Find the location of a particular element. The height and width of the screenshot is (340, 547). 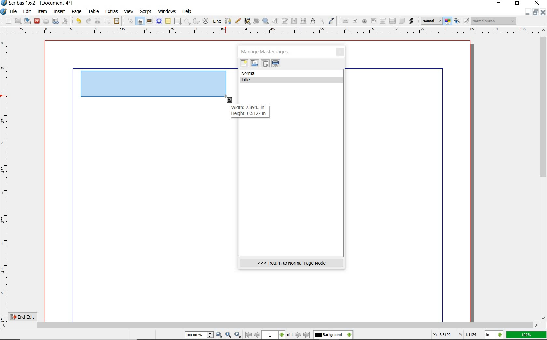

eye dropper is located at coordinates (332, 21).